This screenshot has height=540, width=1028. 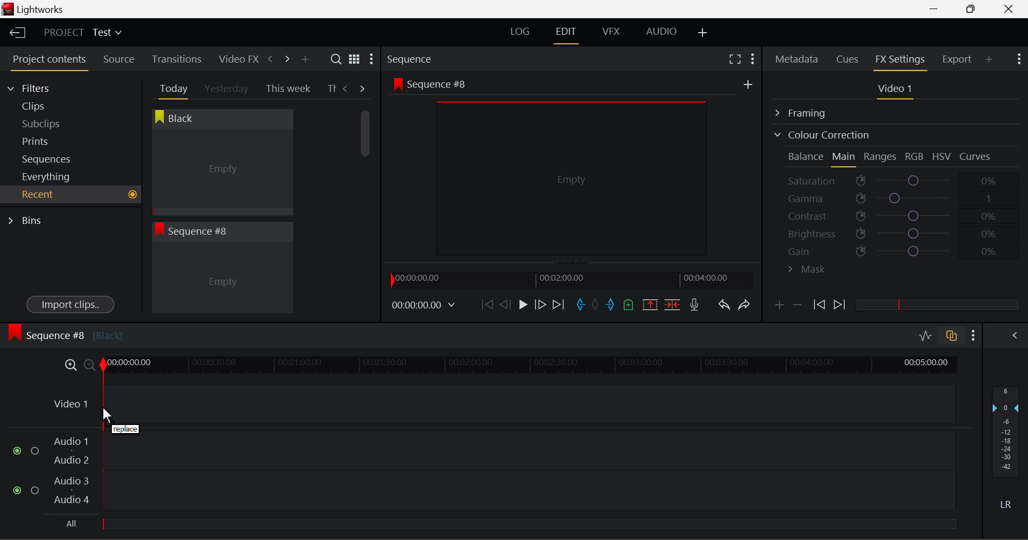 I want to click on EDIT Layout, so click(x=568, y=34).